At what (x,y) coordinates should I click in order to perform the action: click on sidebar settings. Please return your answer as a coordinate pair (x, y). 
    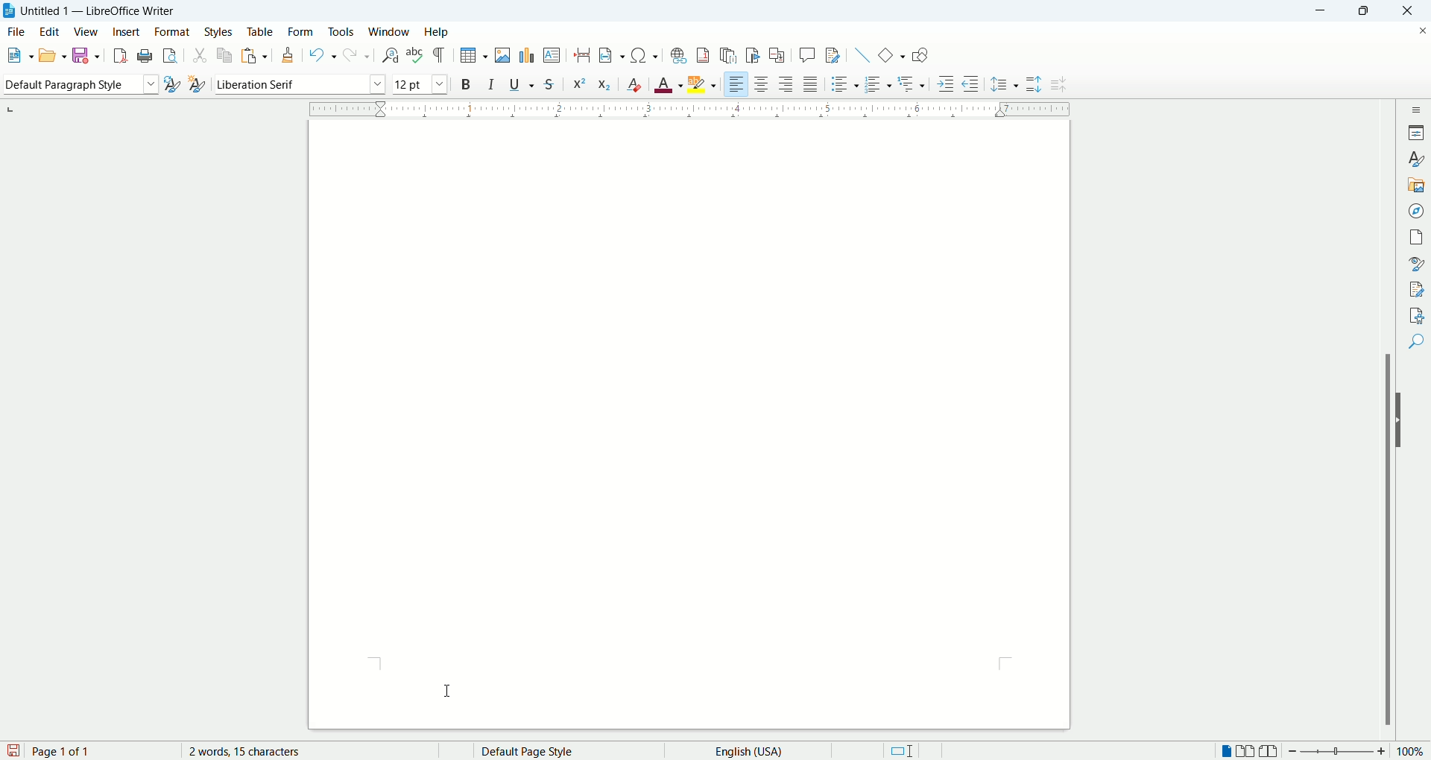
    Looking at the image, I should click on (1418, 107).